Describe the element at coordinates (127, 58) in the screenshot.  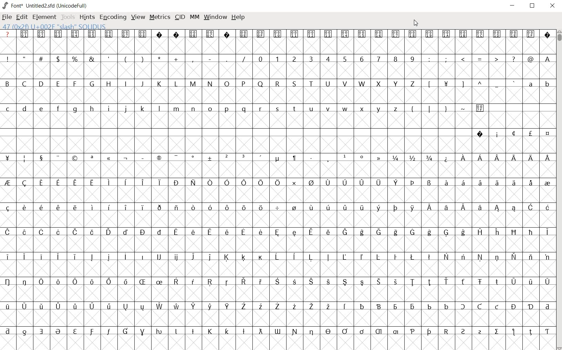
I see `symbols` at that location.